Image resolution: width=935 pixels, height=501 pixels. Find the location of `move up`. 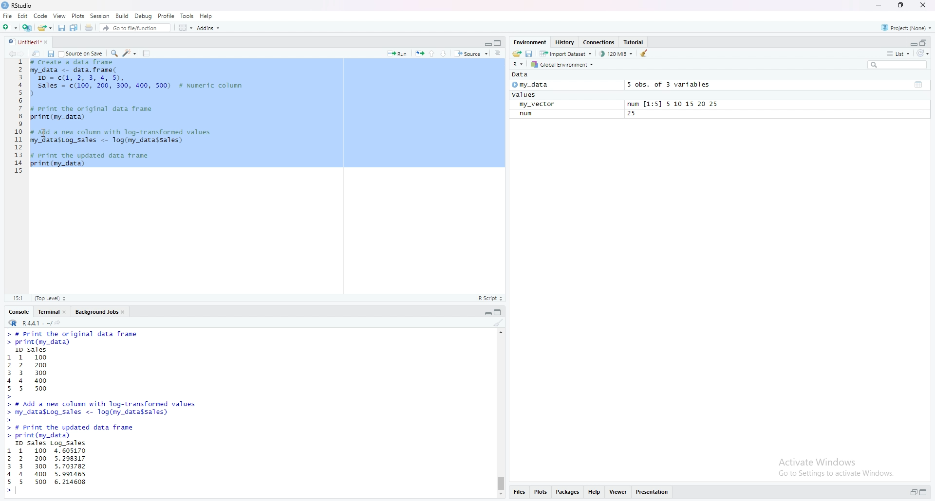

move up is located at coordinates (501, 335).